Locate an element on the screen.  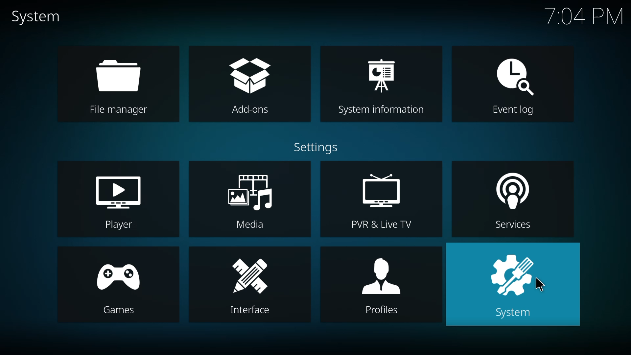
settings is located at coordinates (314, 146).